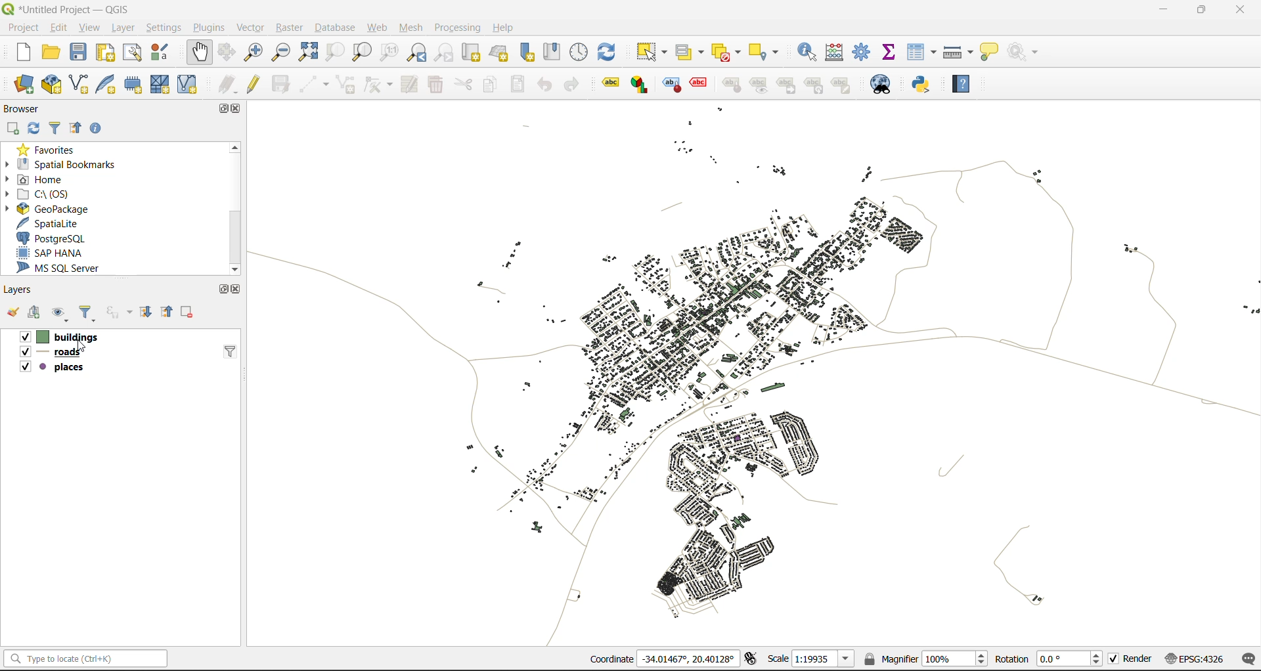  Describe the element at coordinates (27, 85) in the screenshot. I see `open data source manager` at that location.